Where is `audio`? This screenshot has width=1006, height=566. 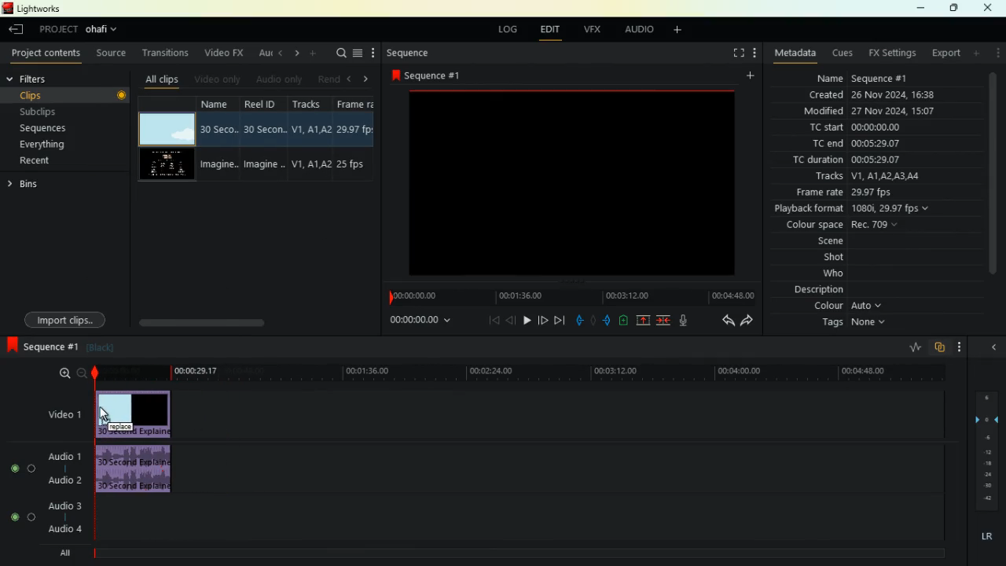
audio is located at coordinates (644, 30).